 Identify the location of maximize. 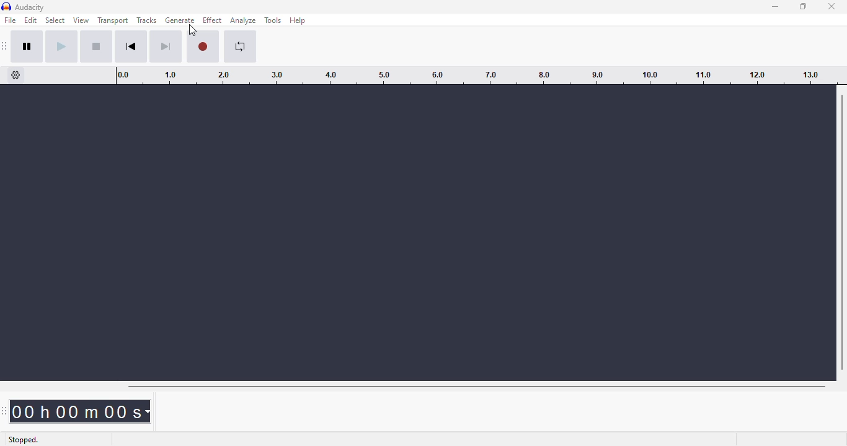
(803, 6).